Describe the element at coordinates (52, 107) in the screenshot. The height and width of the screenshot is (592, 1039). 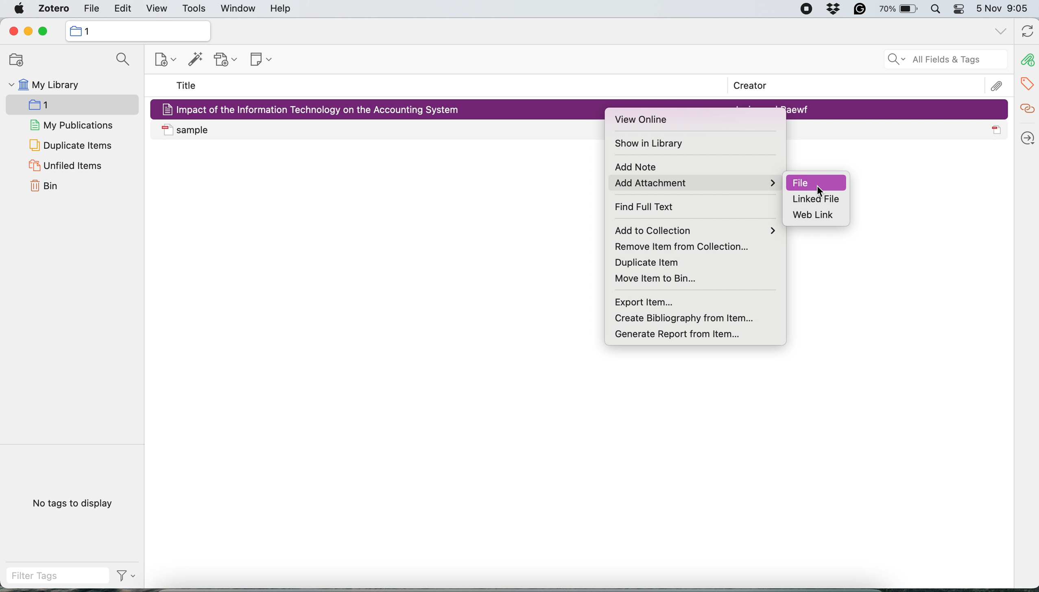
I see `1` at that location.